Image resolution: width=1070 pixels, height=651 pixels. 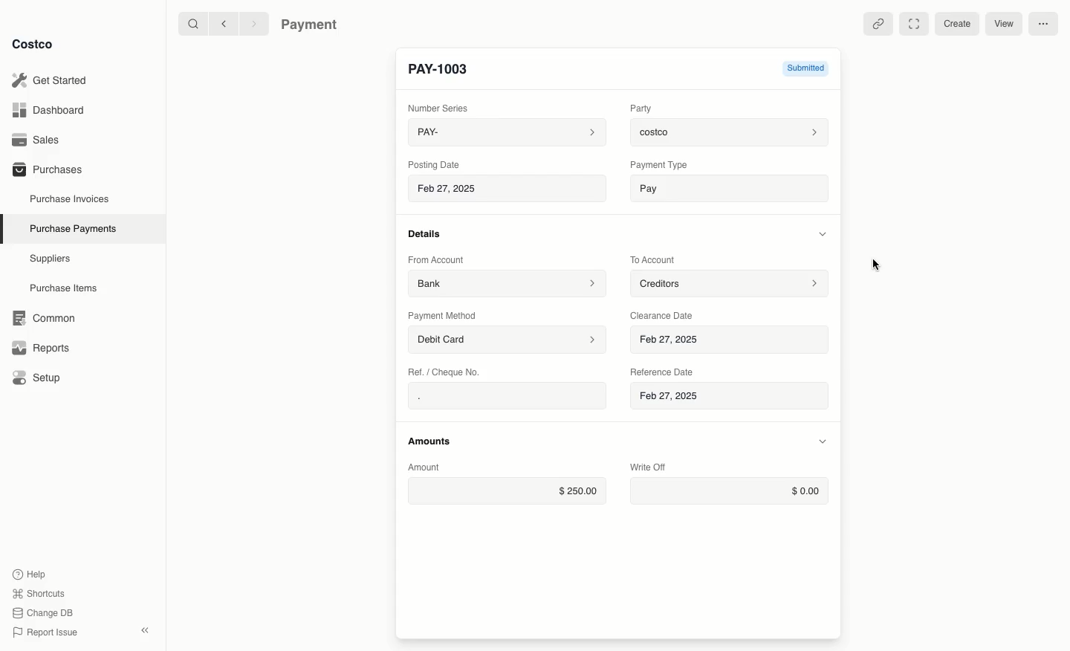 I want to click on Purchase Items, so click(x=65, y=288).